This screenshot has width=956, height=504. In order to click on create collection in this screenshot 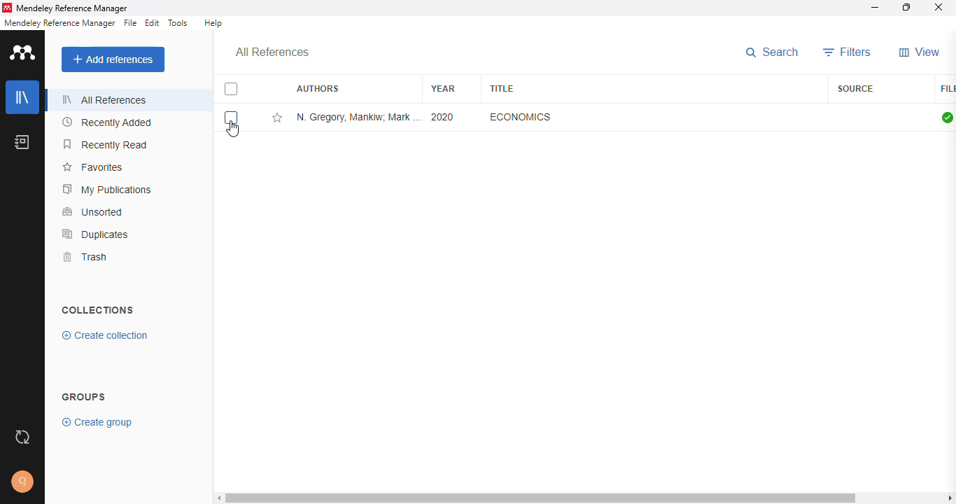, I will do `click(106, 335)`.